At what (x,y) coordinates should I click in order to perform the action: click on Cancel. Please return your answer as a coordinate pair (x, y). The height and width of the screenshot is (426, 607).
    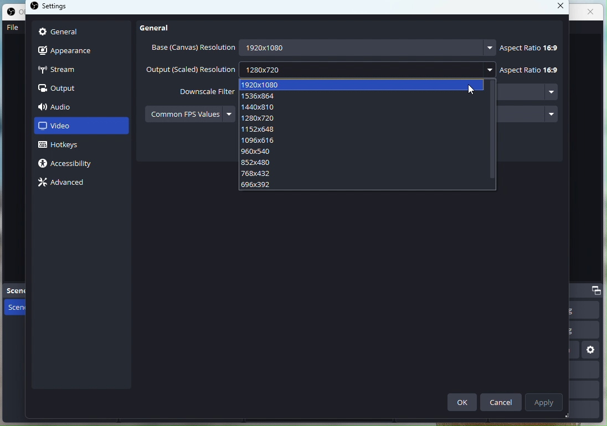
    Looking at the image, I should click on (502, 401).